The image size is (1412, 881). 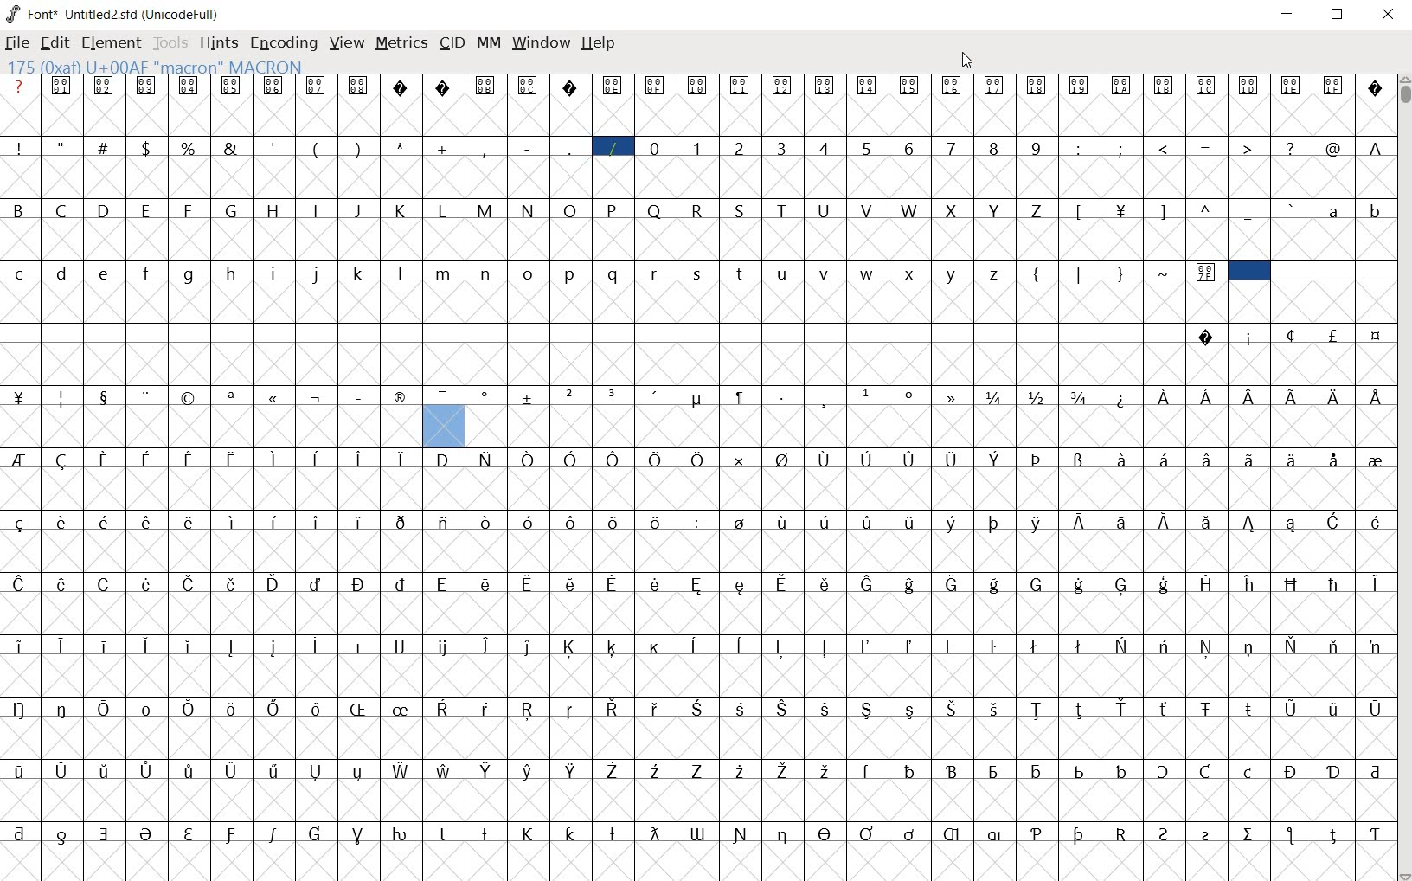 I want to click on Symbol, so click(x=1205, y=273).